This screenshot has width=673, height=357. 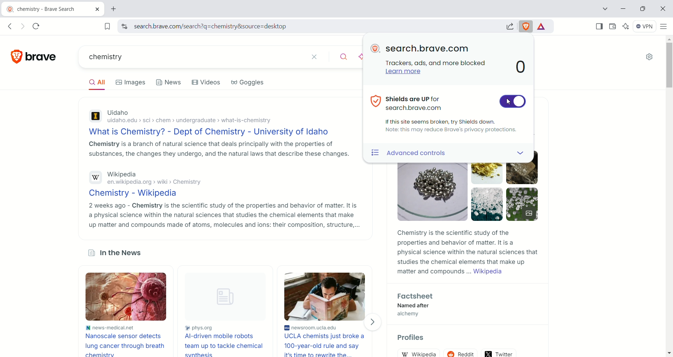 I want to click on restore, so click(x=643, y=8).